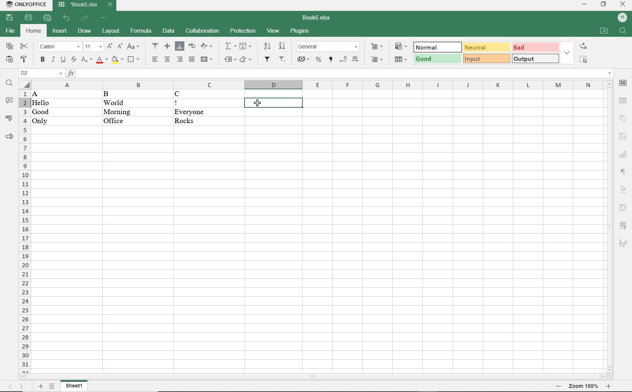  Describe the element at coordinates (167, 31) in the screenshot. I see `DATA` at that location.